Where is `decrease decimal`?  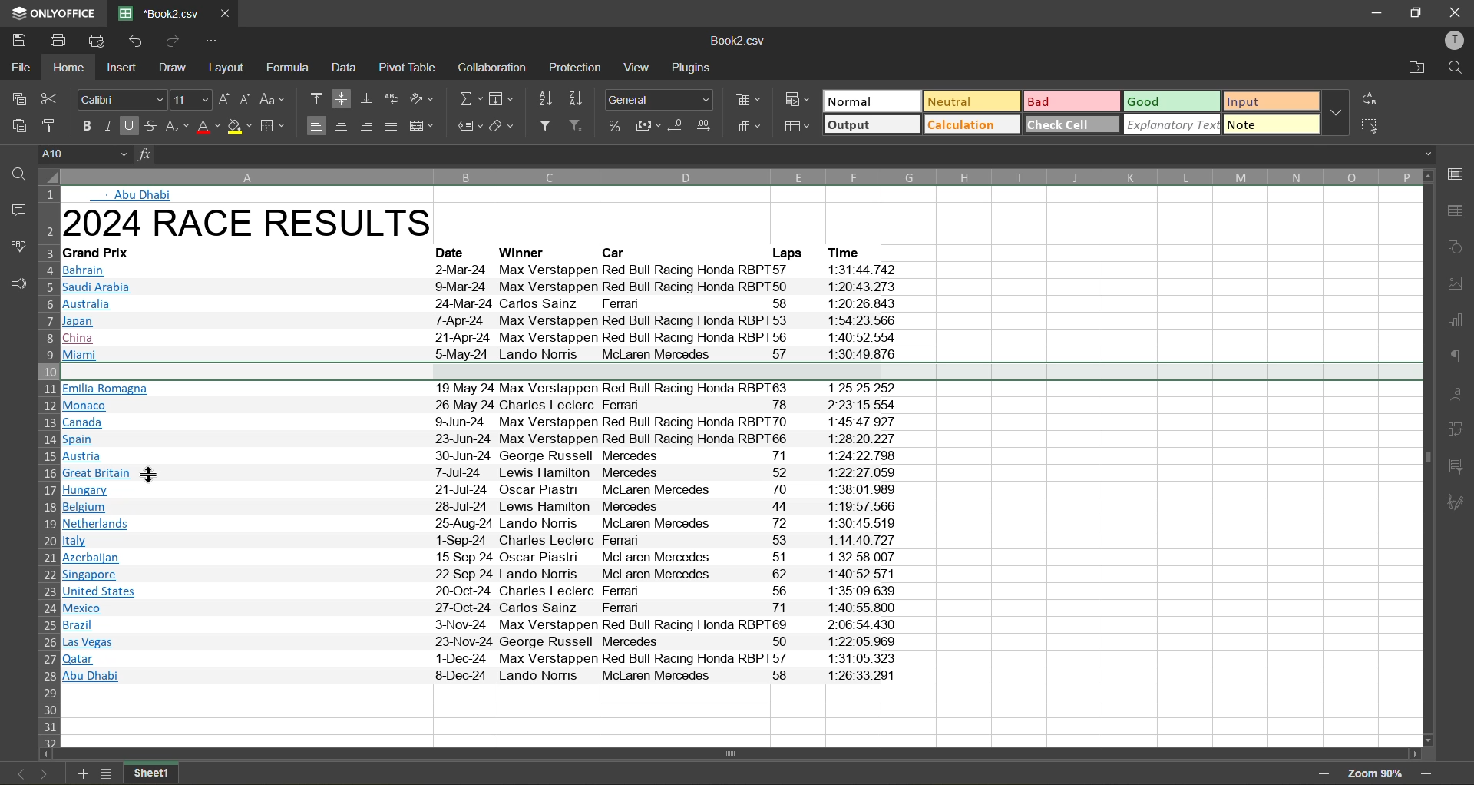
decrease decimal is located at coordinates (678, 128).